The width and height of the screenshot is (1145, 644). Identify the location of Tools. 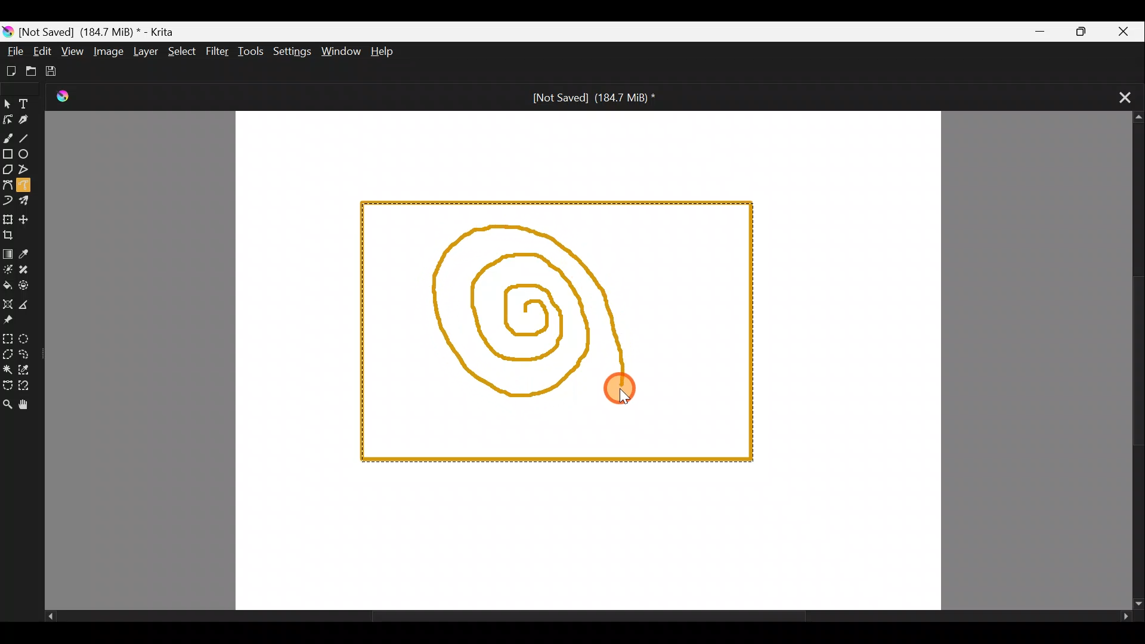
(250, 51).